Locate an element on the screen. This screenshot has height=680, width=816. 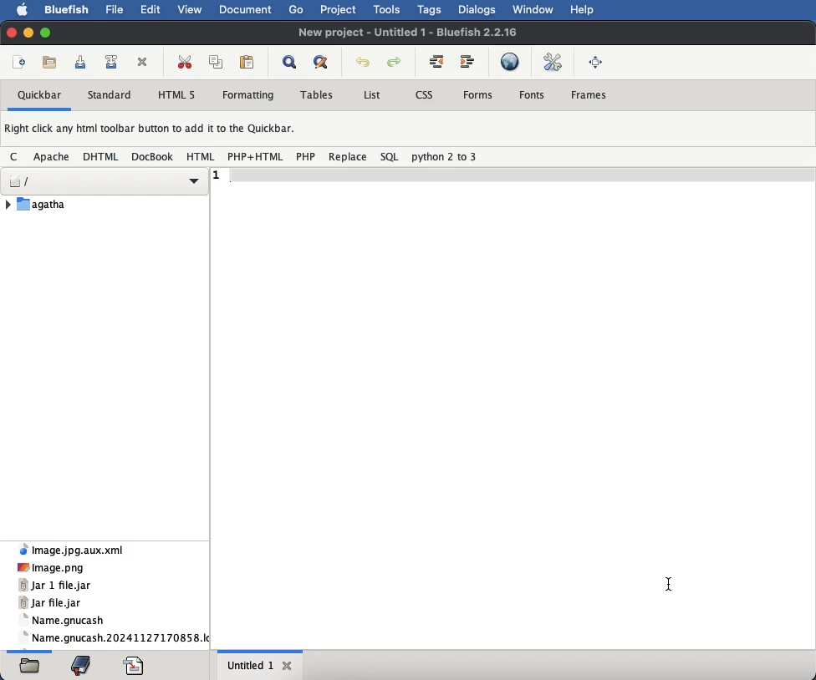
close current file is located at coordinates (144, 63).